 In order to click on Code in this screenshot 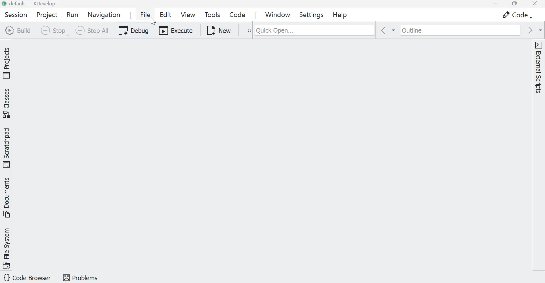, I will do `click(236, 13)`.